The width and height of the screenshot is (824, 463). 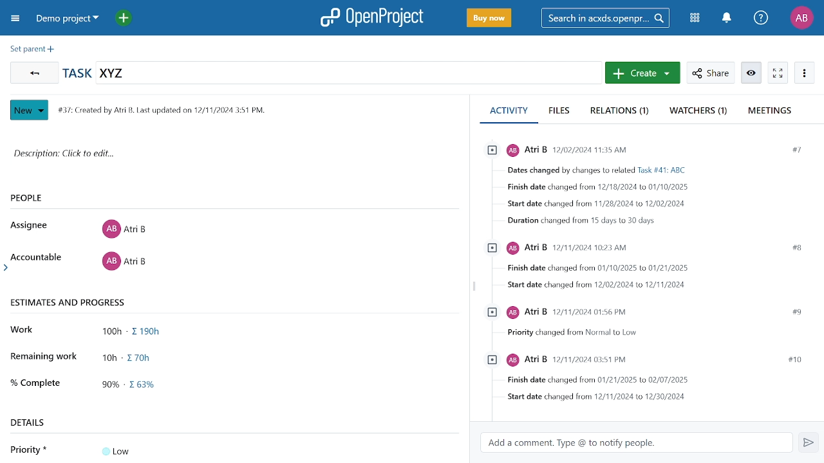 I want to click on #37: Created by Atri B. Last updated on 12/11/2024 3:51 PM., so click(x=172, y=111).